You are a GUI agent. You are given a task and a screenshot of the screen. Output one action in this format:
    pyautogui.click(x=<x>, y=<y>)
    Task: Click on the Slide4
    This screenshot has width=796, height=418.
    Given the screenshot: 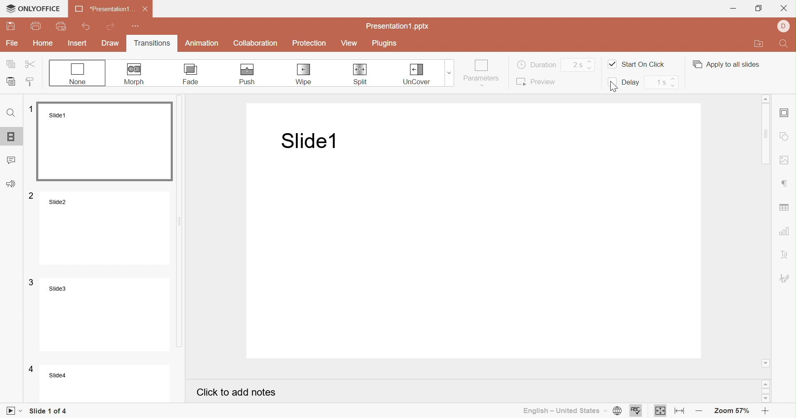 What is the action you would take?
    pyautogui.click(x=97, y=382)
    